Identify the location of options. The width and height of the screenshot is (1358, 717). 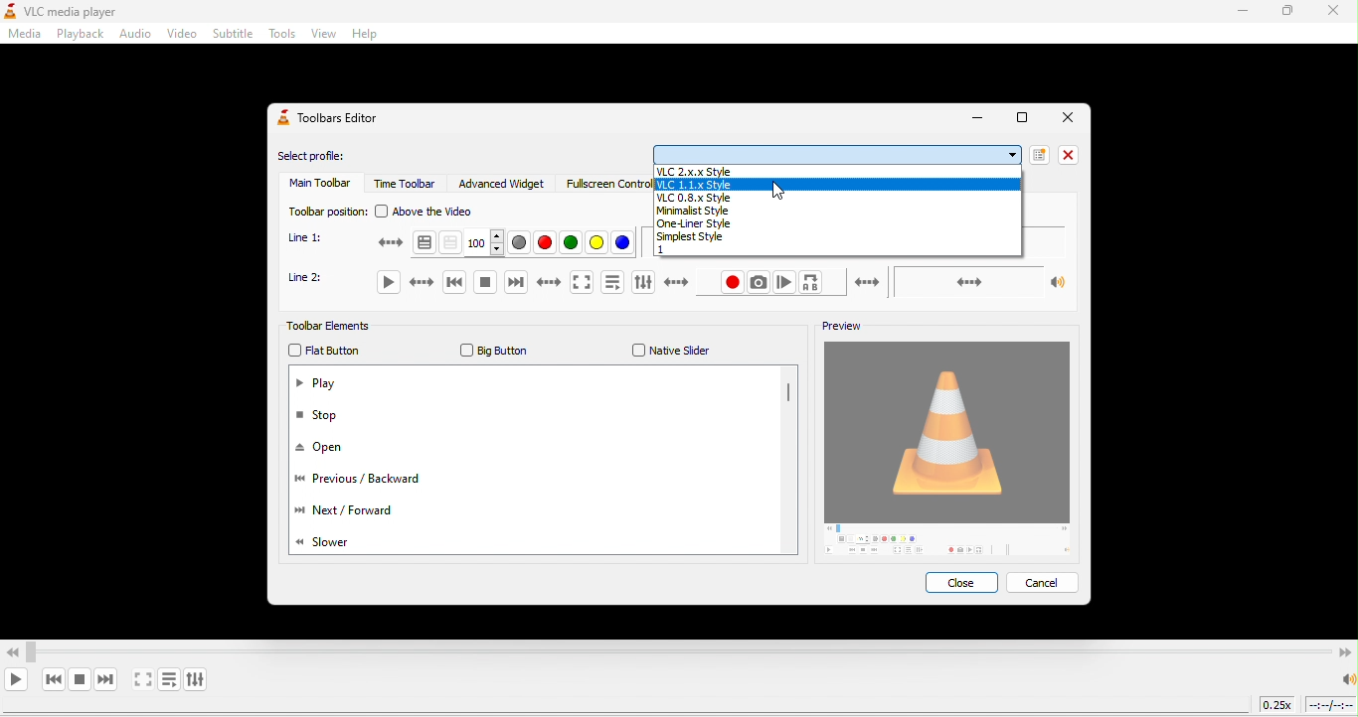
(835, 155).